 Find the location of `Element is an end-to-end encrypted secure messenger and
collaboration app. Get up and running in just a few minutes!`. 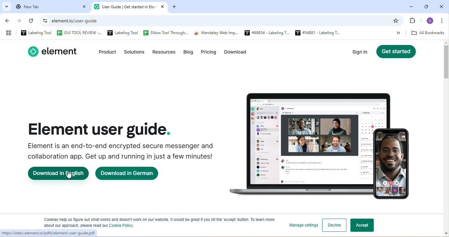

Element is an end-to-end encrypted secure messenger and
collaboration app. Get up and running in just a few minutes! is located at coordinates (120, 151).